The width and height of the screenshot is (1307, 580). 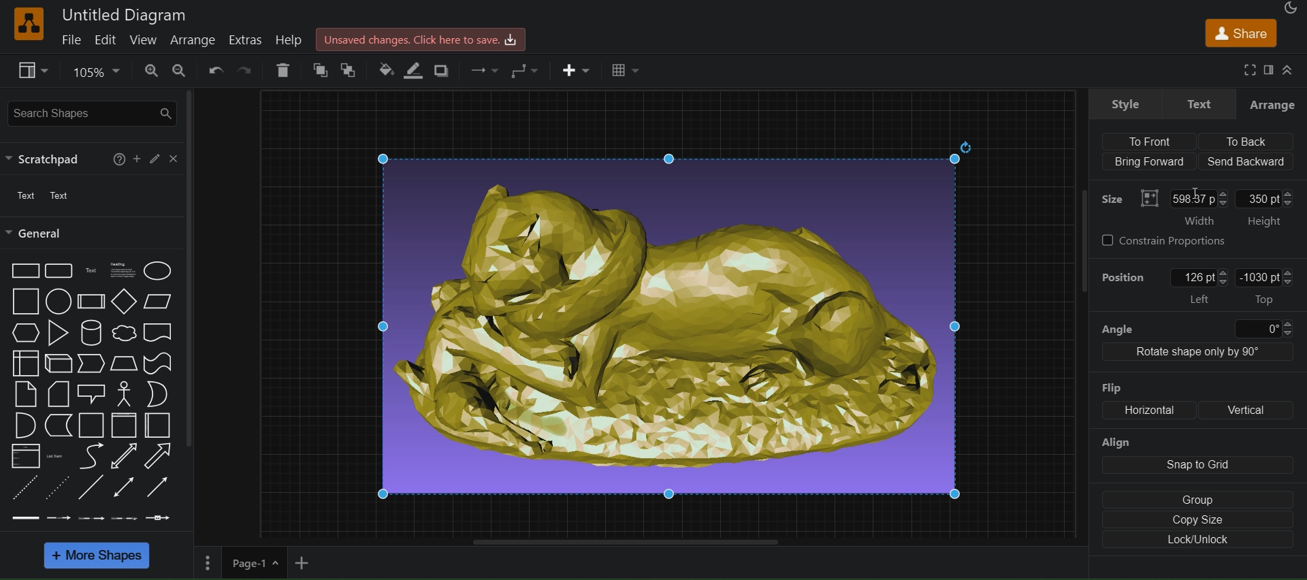 What do you see at coordinates (577, 73) in the screenshot?
I see `insert` at bounding box center [577, 73].